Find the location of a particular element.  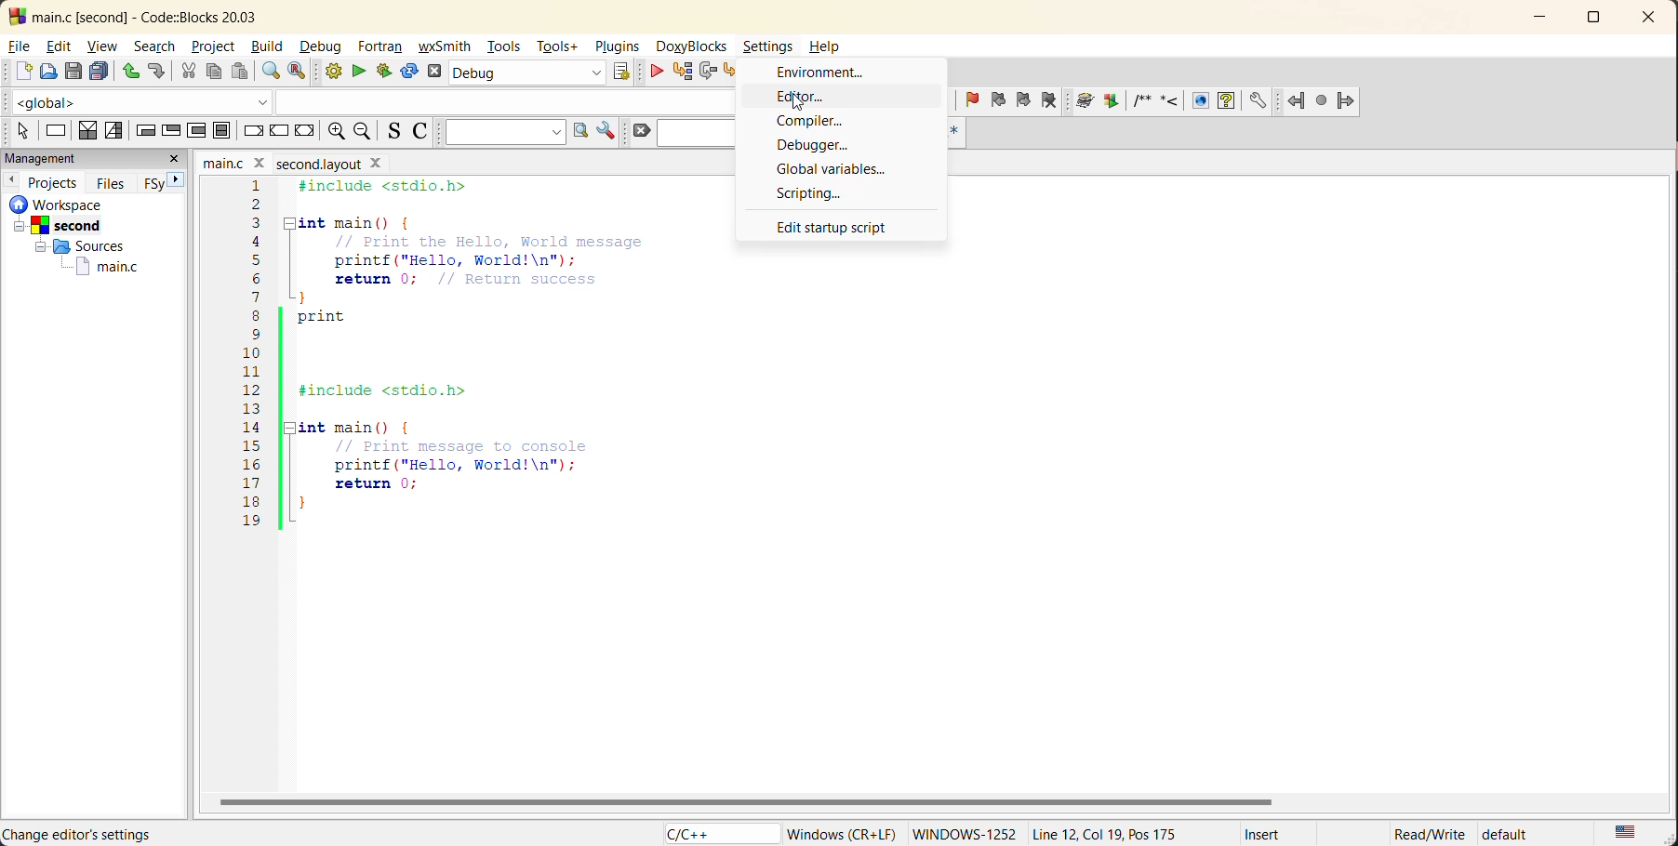

previous bookmark is located at coordinates (999, 99).